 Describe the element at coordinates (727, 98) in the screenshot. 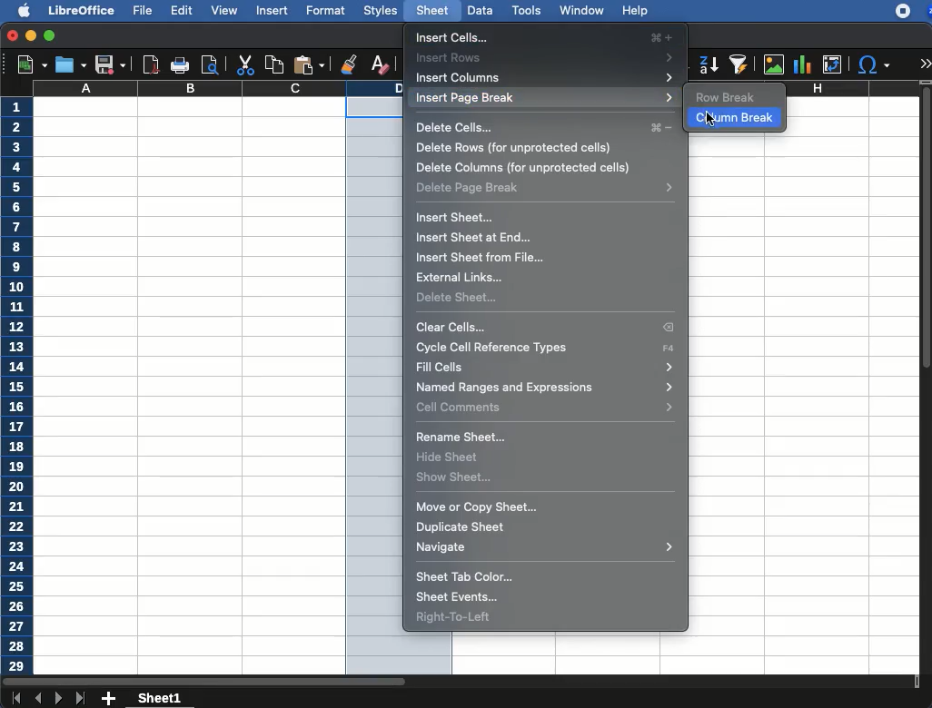

I see `row break` at that location.